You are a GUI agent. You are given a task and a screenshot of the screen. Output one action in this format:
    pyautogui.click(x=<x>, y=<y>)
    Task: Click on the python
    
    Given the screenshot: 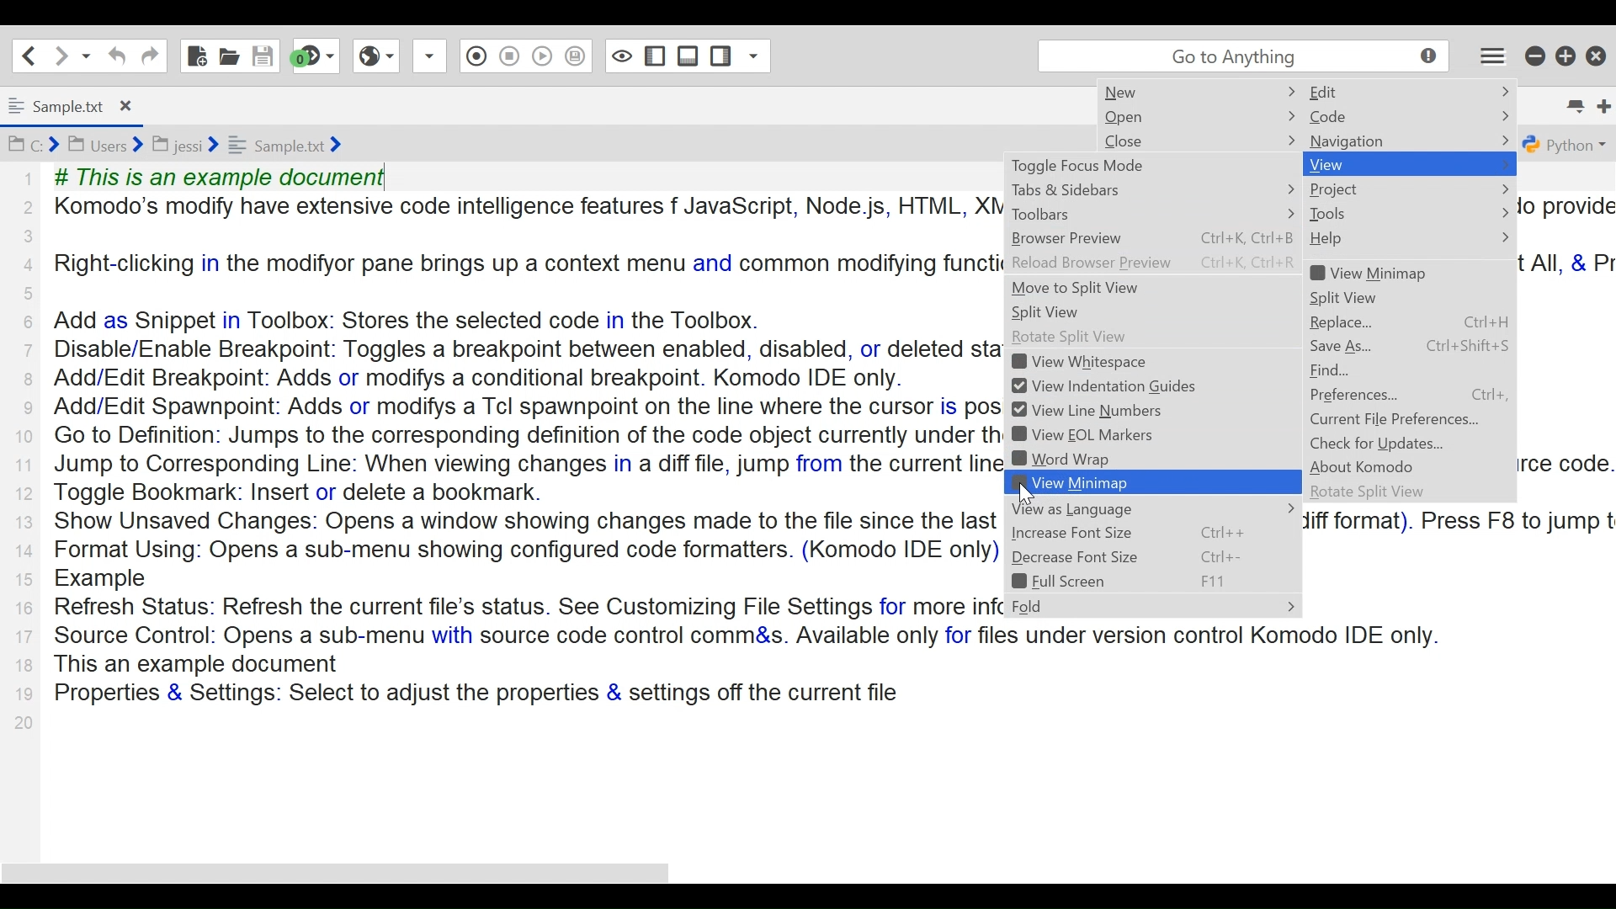 What is the action you would take?
    pyautogui.click(x=1565, y=146)
    